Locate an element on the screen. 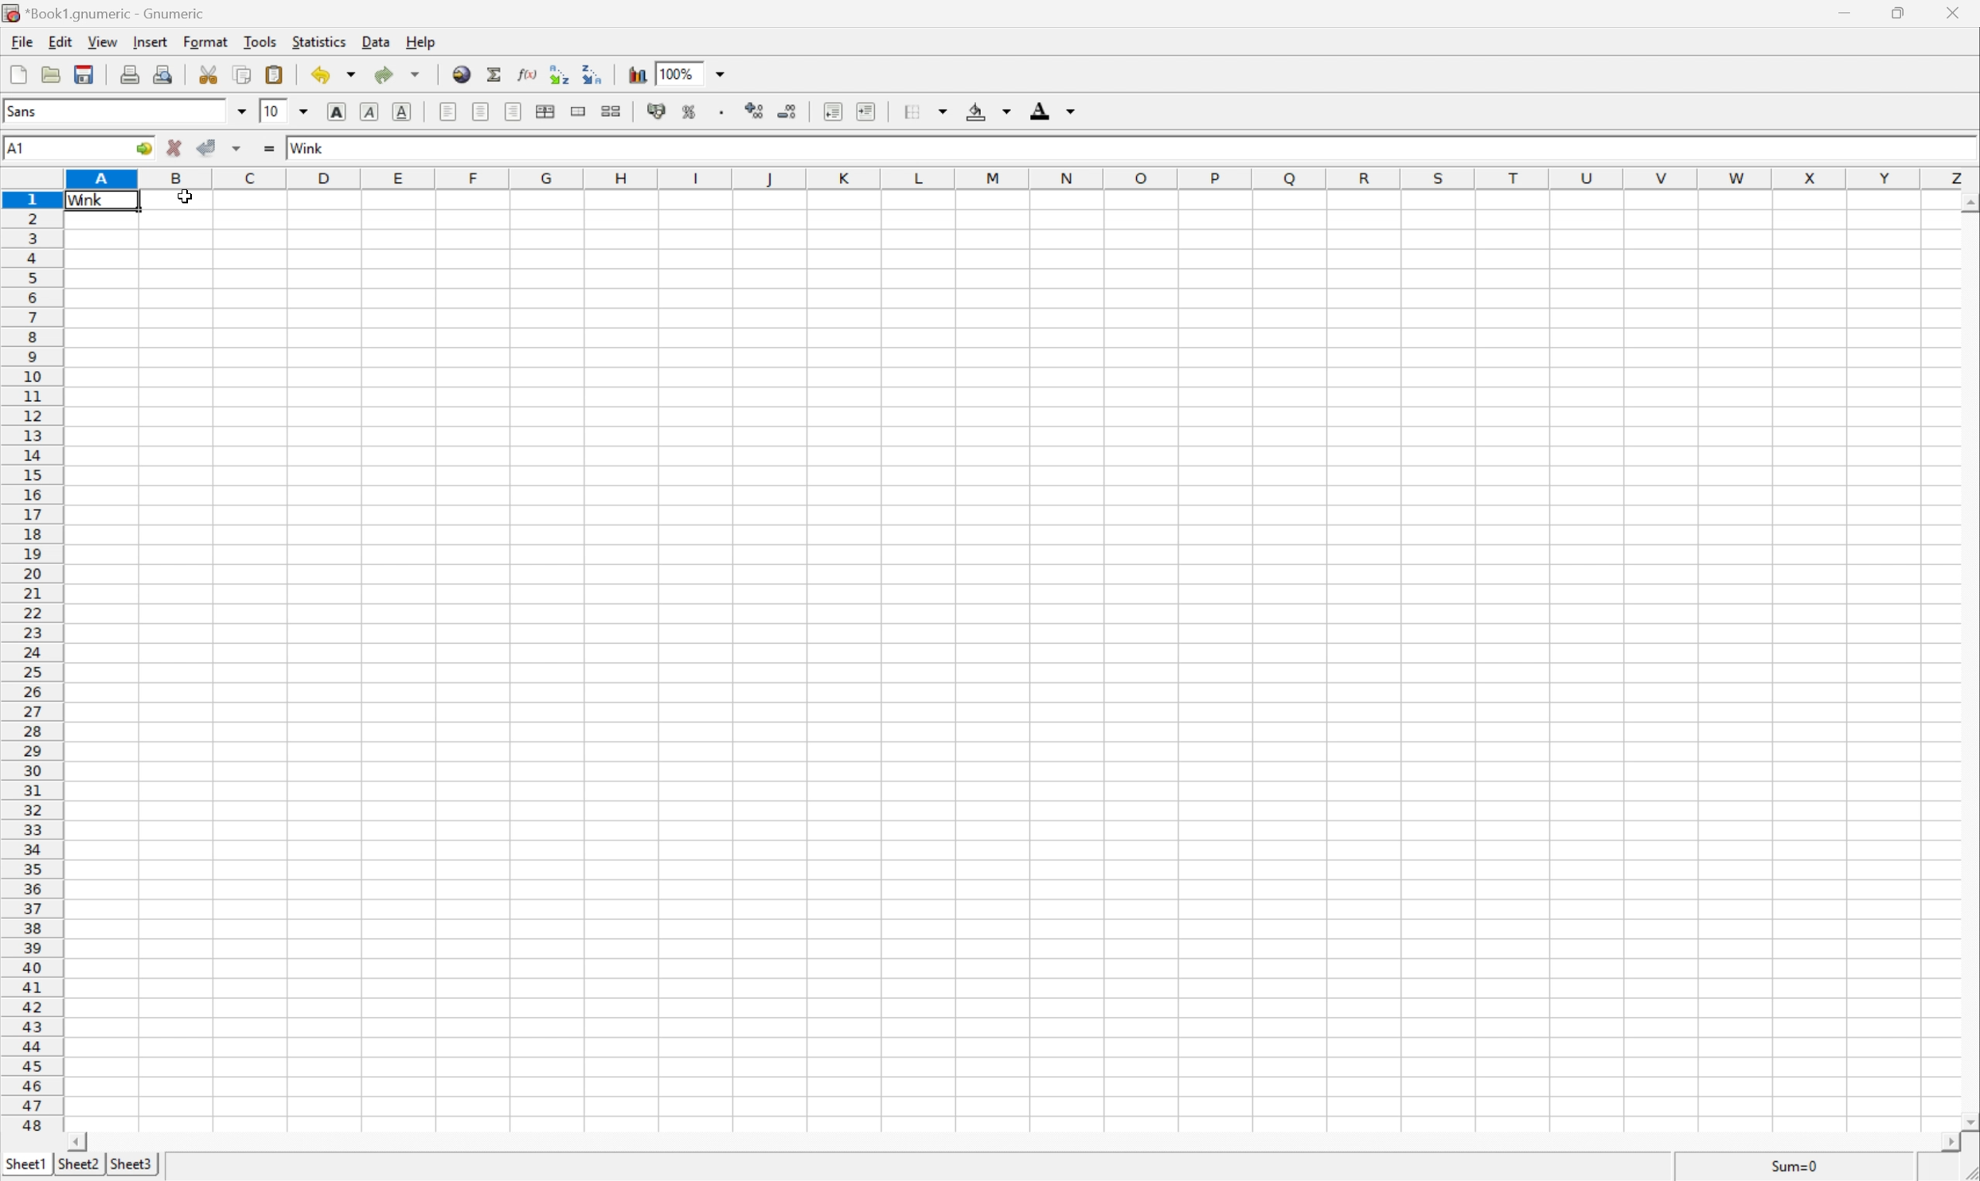  close is located at coordinates (1953, 16).